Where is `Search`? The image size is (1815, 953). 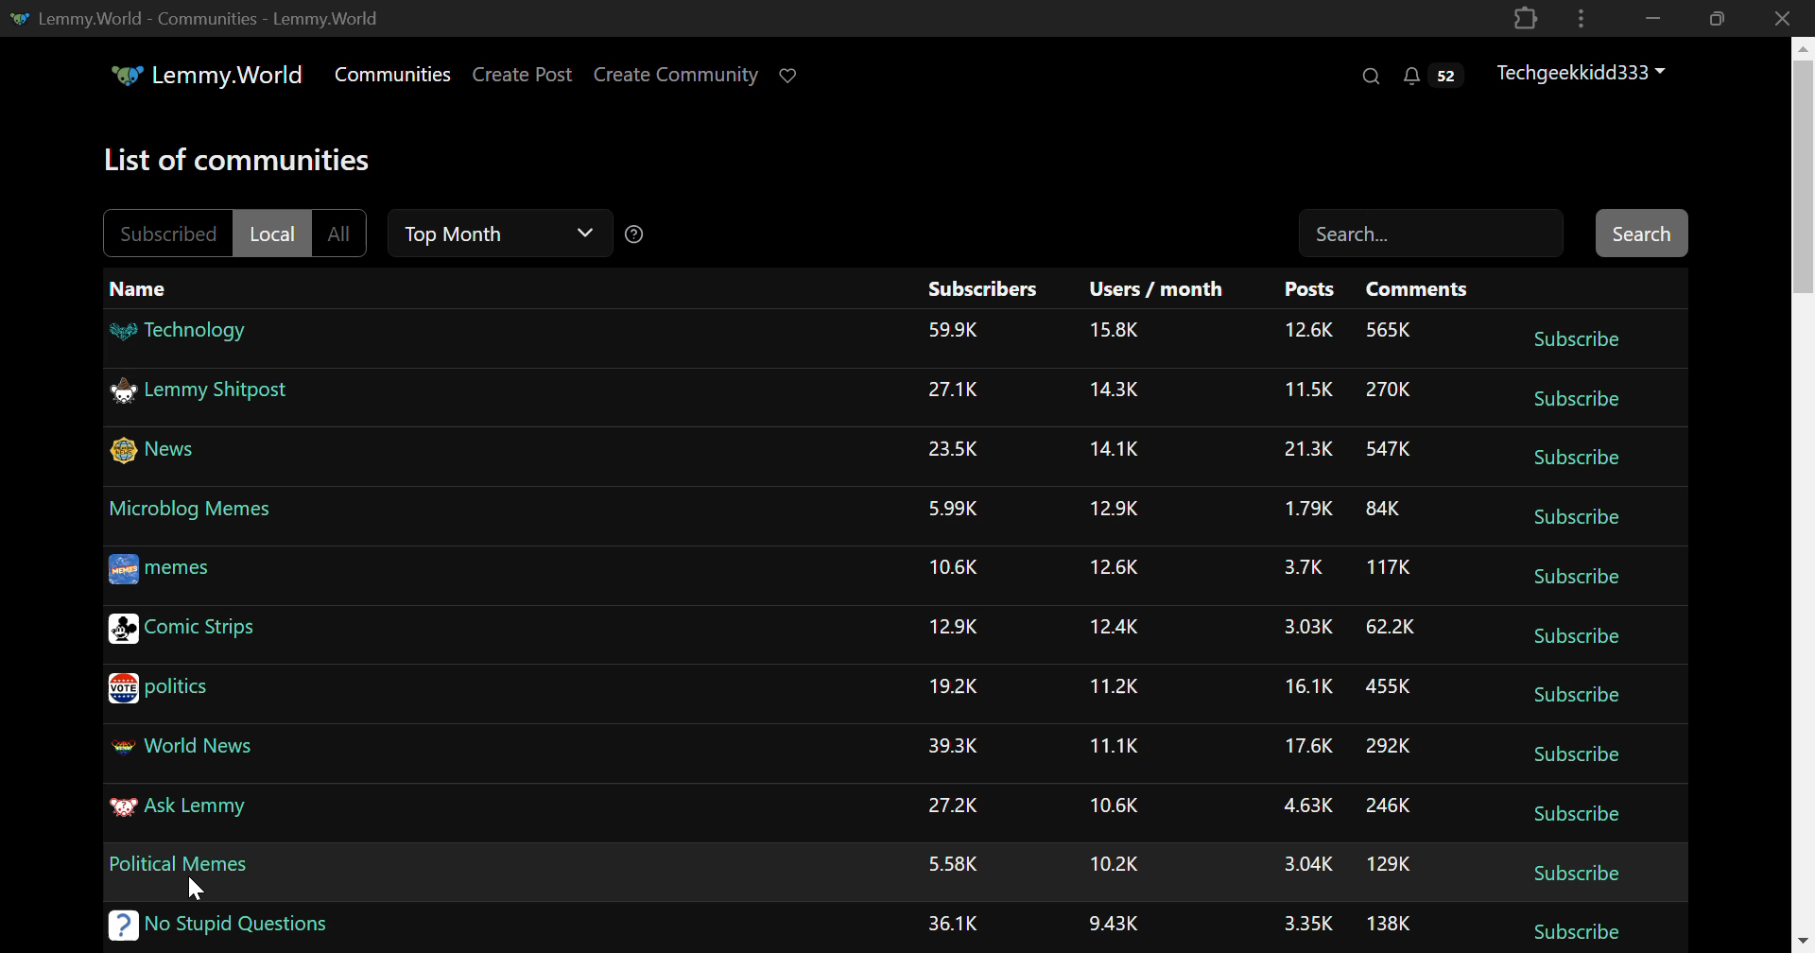
Search is located at coordinates (1373, 78).